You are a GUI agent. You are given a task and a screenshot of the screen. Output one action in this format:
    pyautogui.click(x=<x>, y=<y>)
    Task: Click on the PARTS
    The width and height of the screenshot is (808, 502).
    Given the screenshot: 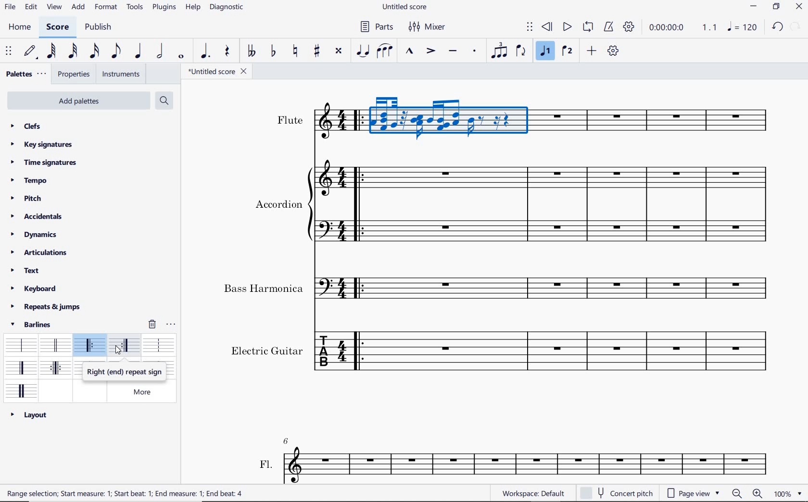 What is the action you would take?
    pyautogui.click(x=376, y=28)
    